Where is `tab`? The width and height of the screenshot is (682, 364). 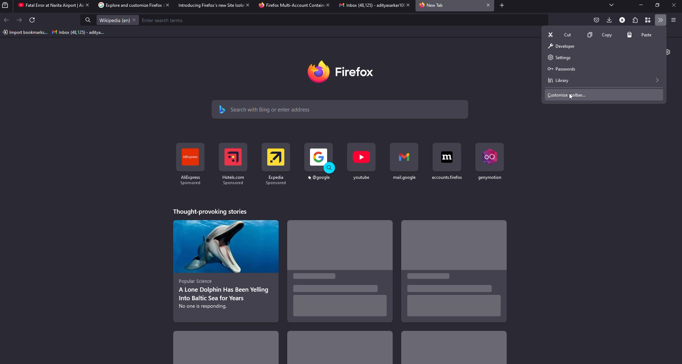 tab is located at coordinates (126, 5).